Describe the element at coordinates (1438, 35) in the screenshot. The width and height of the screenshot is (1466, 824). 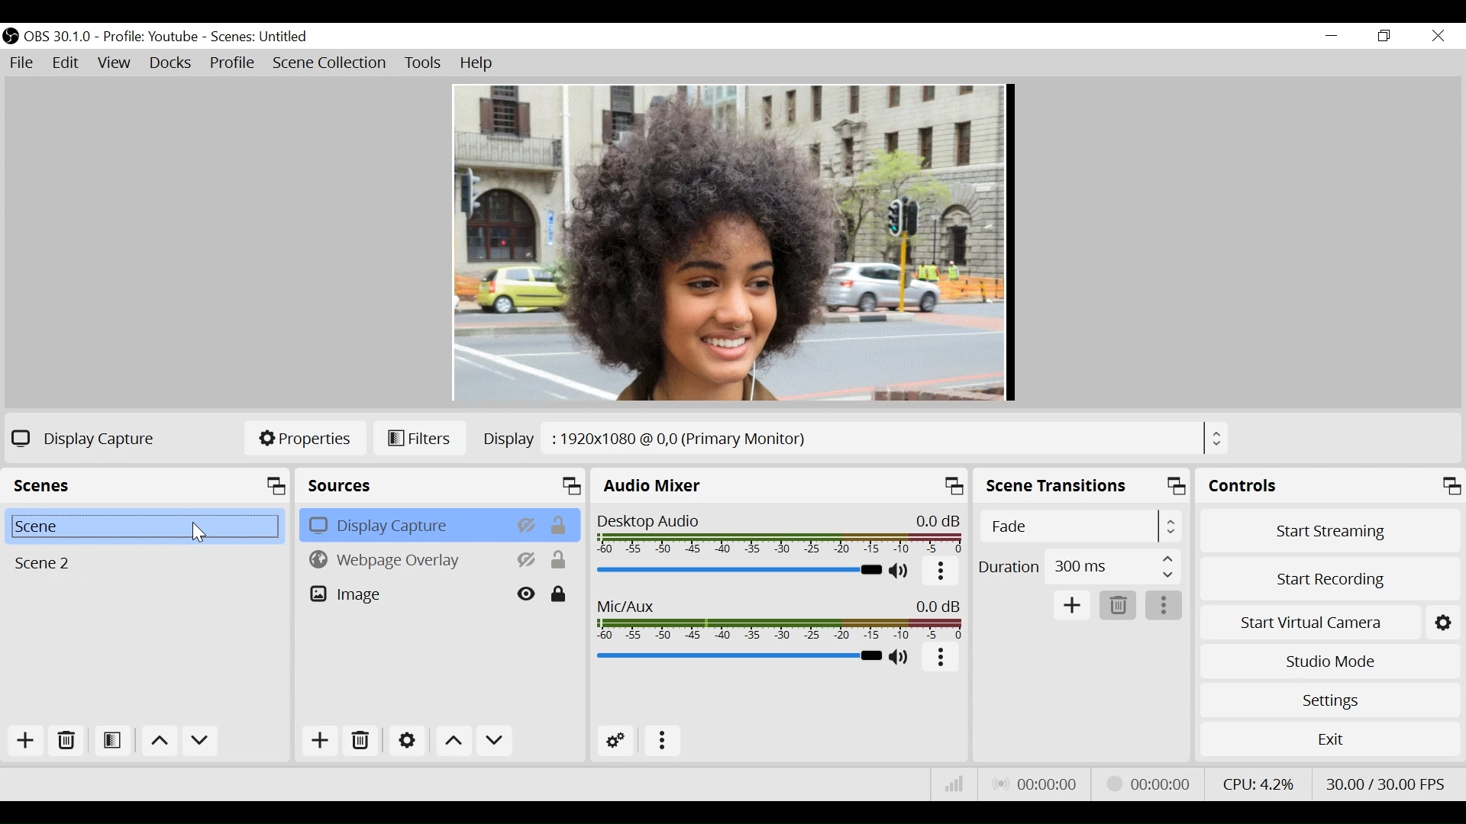
I see `Close` at that location.